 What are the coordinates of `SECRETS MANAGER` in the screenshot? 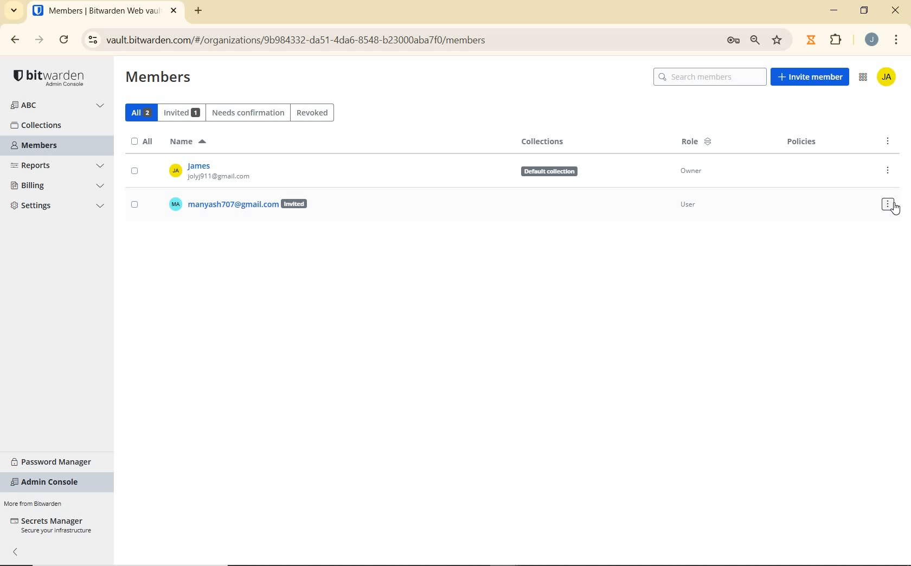 It's located at (50, 525).